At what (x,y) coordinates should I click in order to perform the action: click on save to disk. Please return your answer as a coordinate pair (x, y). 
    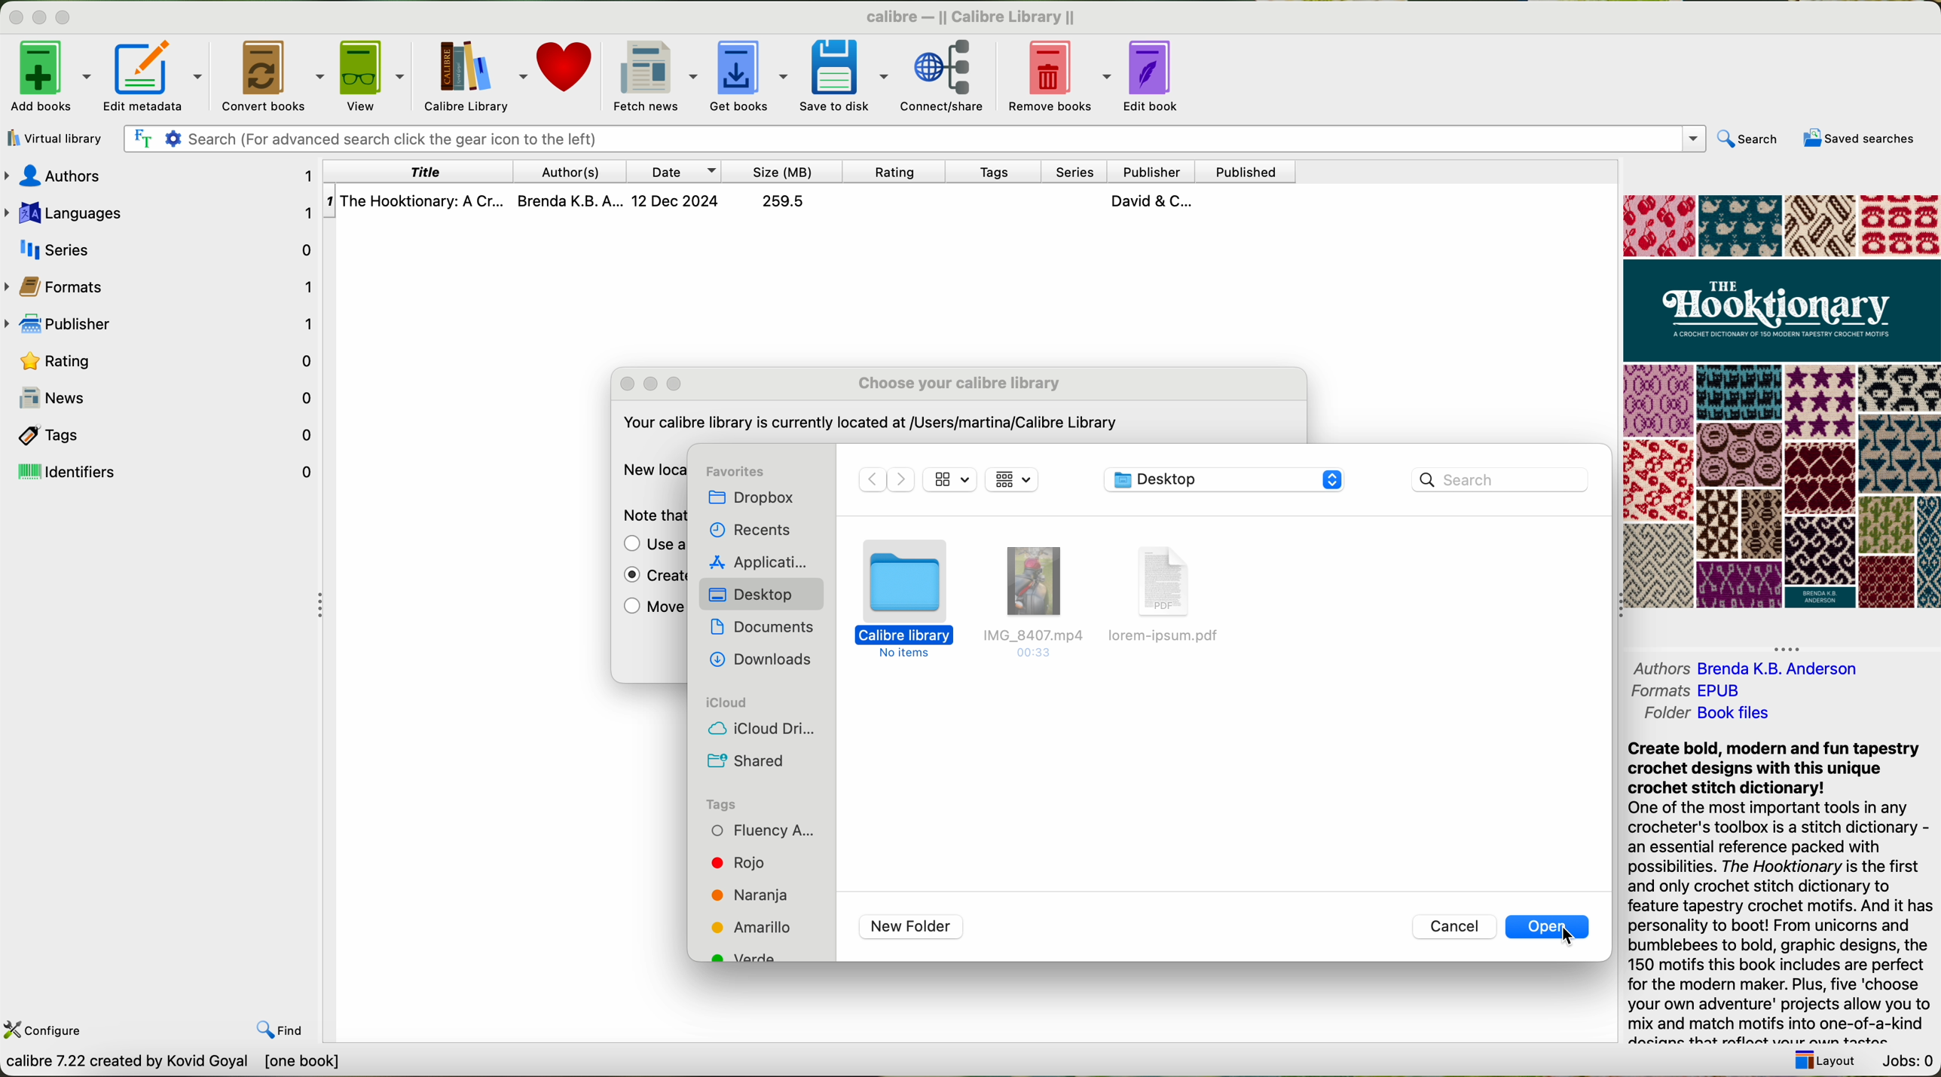
    Looking at the image, I should click on (845, 76).